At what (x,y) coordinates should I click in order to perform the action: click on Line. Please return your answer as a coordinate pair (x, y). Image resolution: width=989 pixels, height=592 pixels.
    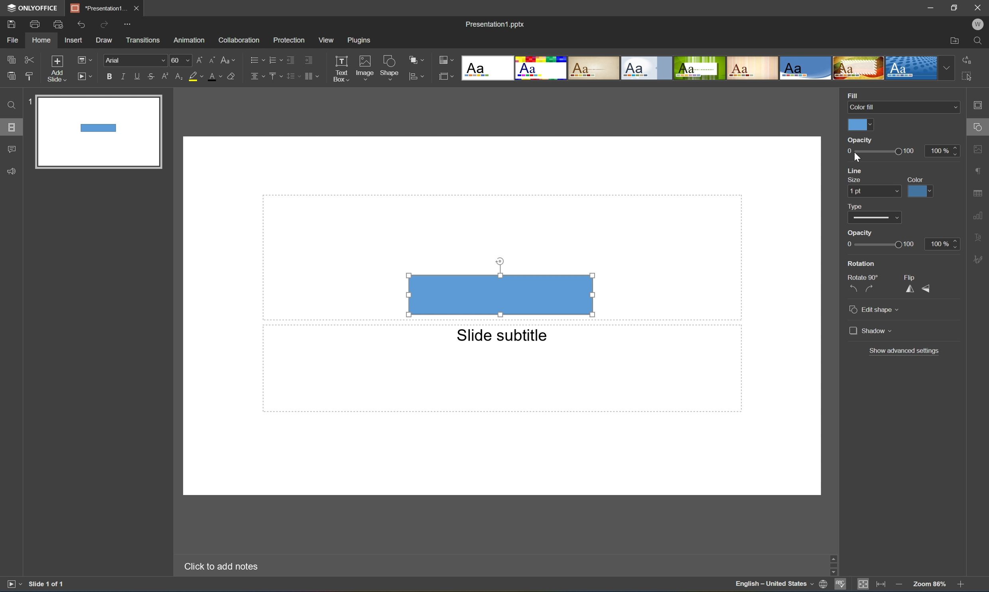
    Looking at the image, I should click on (857, 171).